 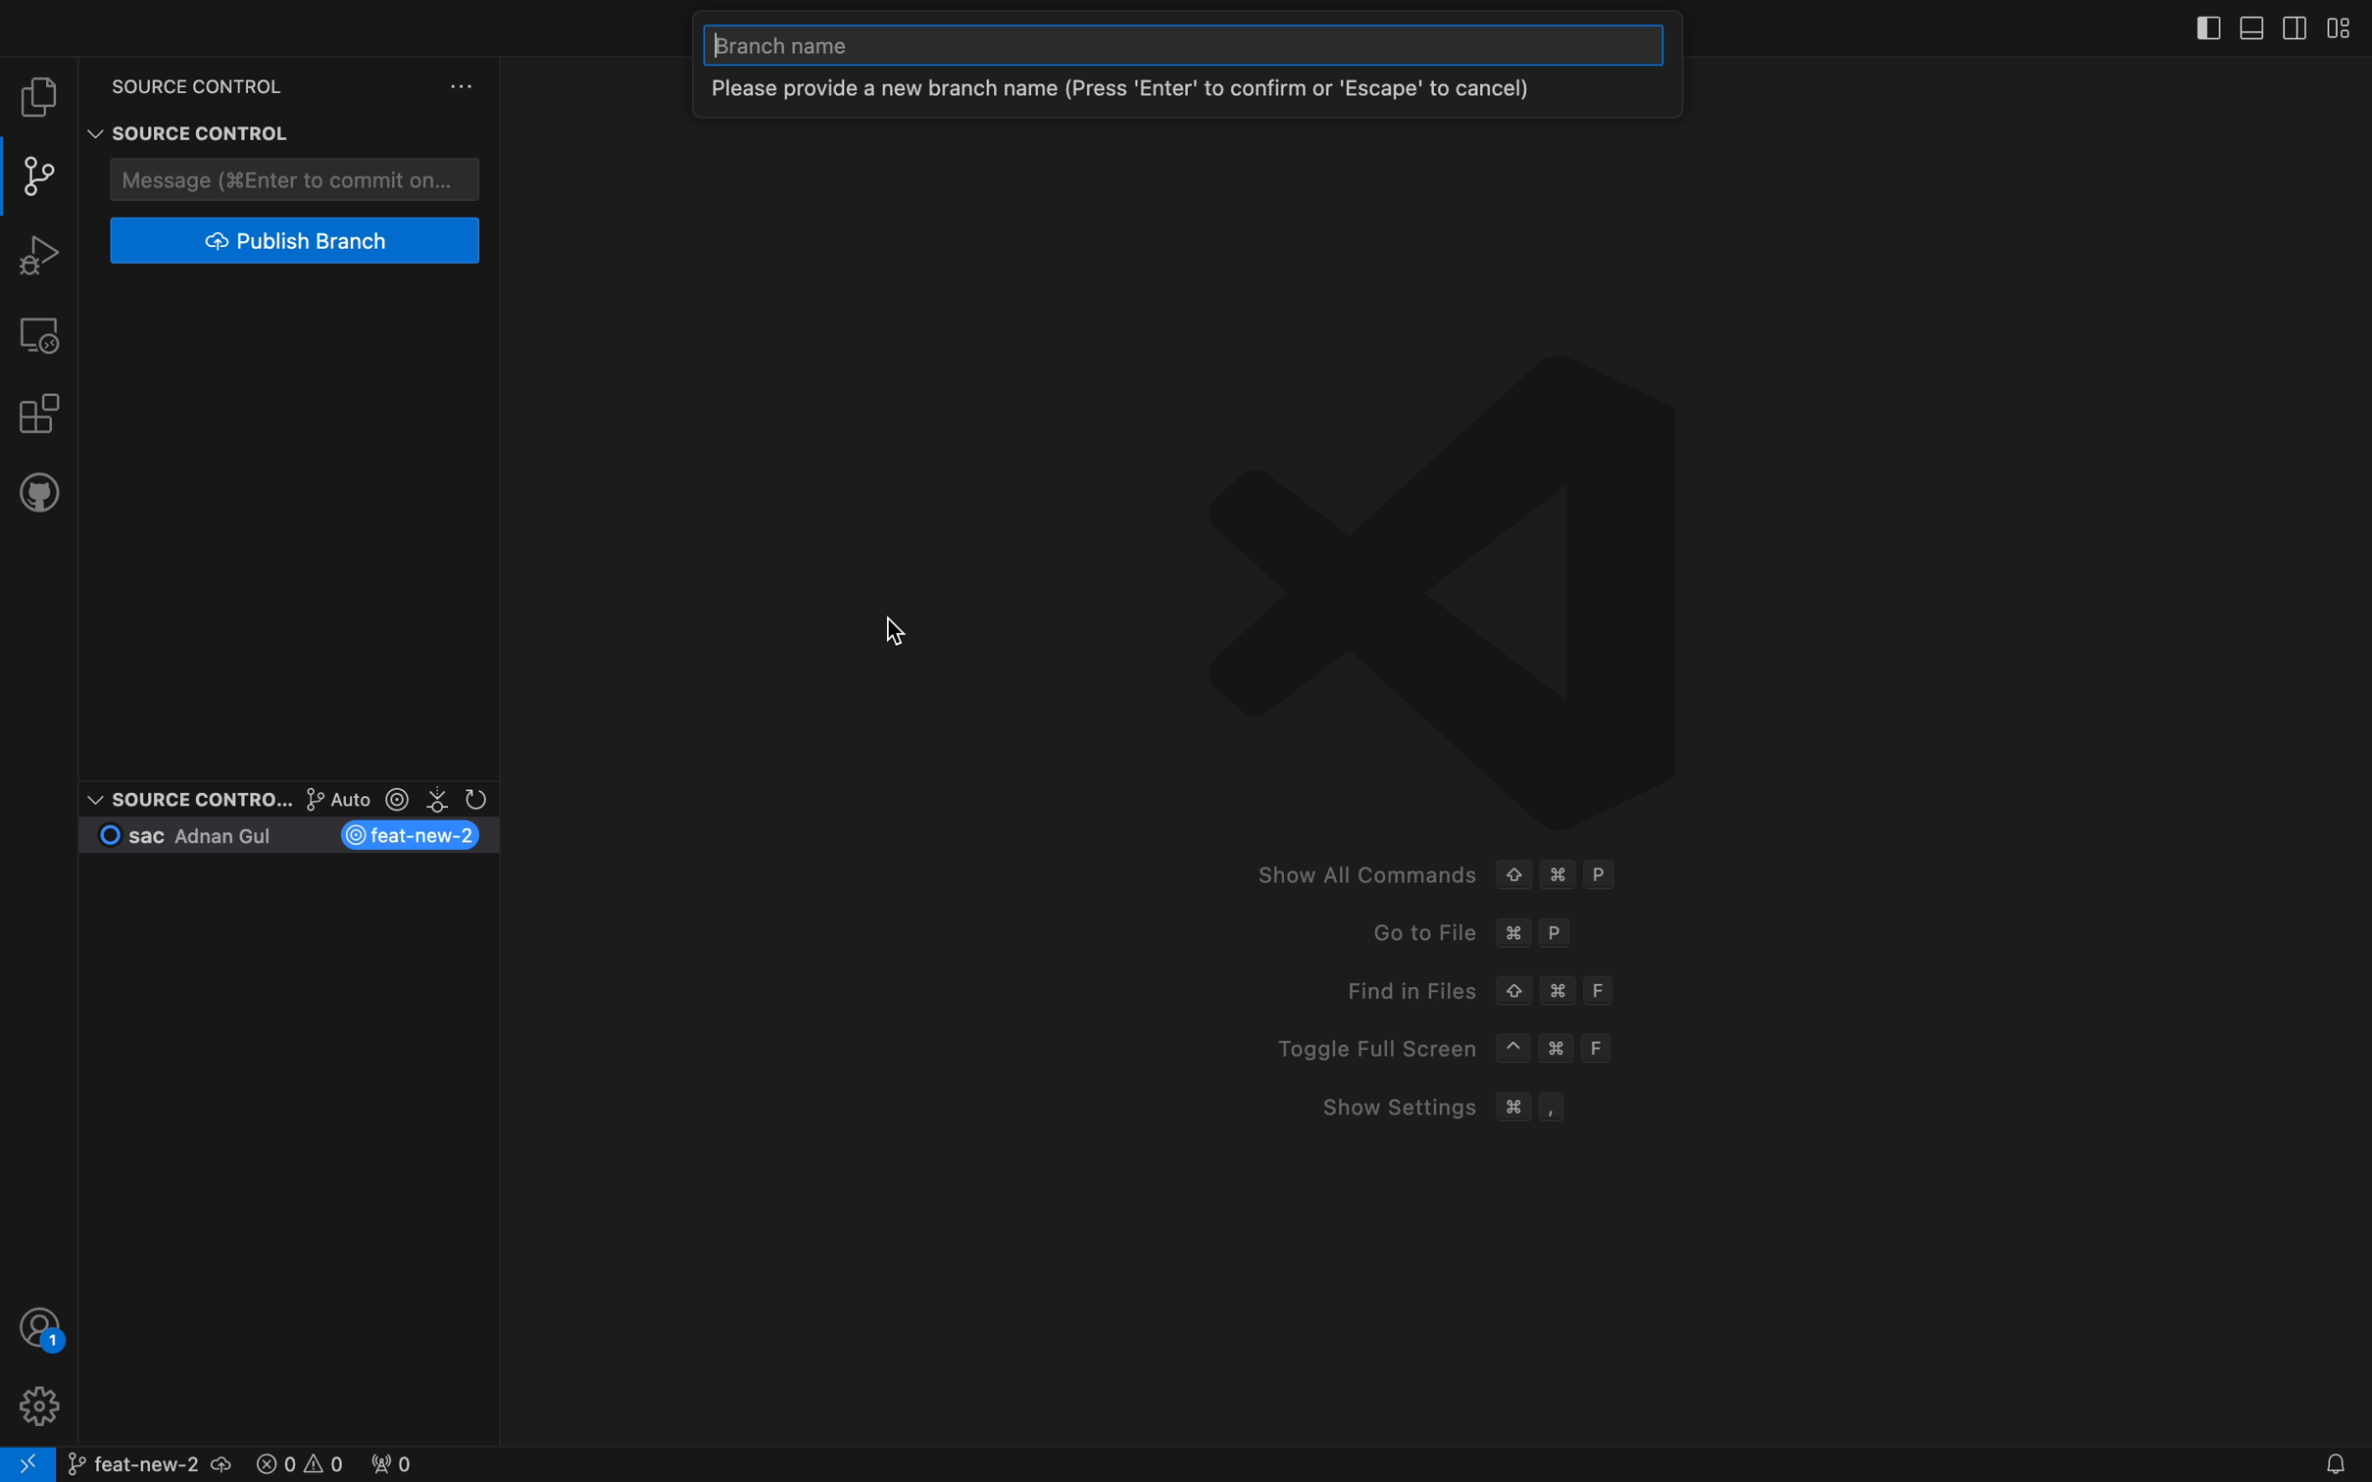 What do you see at coordinates (42, 1327) in the screenshot?
I see `profile` at bounding box center [42, 1327].